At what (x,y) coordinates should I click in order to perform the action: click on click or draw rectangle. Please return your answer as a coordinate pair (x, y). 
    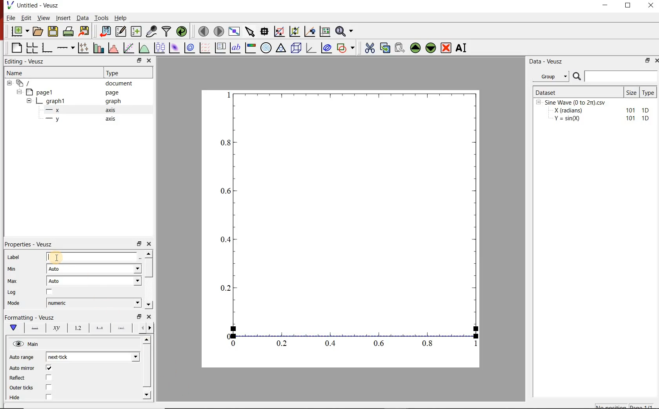
    Looking at the image, I should click on (279, 31).